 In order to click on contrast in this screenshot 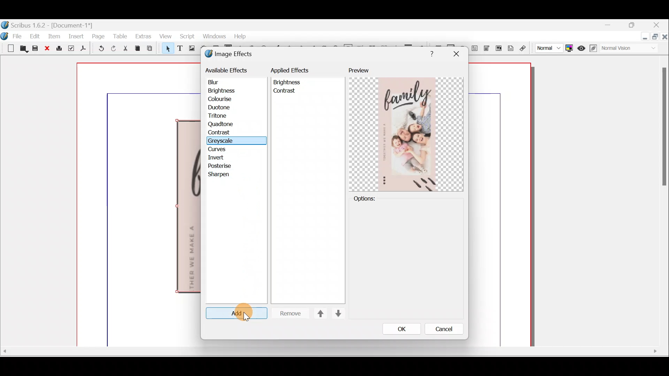, I will do `click(285, 92)`.